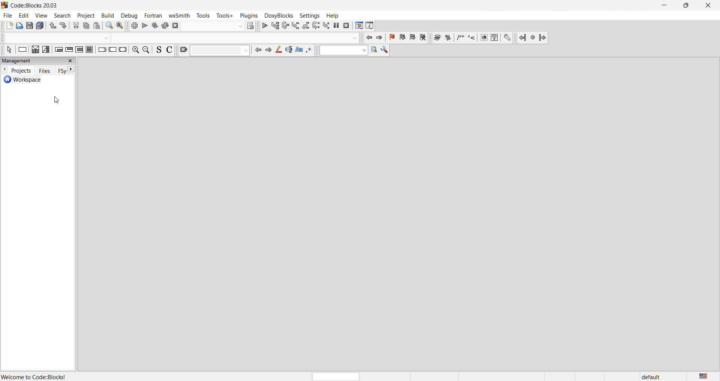 The width and height of the screenshot is (720, 381). Describe the element at coordinates (166, 27) in the screenshot. I see `rebuild` at that location.